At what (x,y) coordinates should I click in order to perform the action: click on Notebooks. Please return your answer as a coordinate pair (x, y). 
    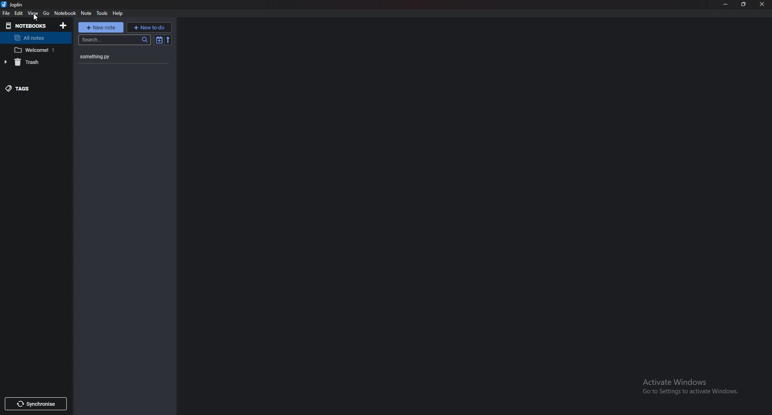
    Looking at the image, I should click on (27, 25).